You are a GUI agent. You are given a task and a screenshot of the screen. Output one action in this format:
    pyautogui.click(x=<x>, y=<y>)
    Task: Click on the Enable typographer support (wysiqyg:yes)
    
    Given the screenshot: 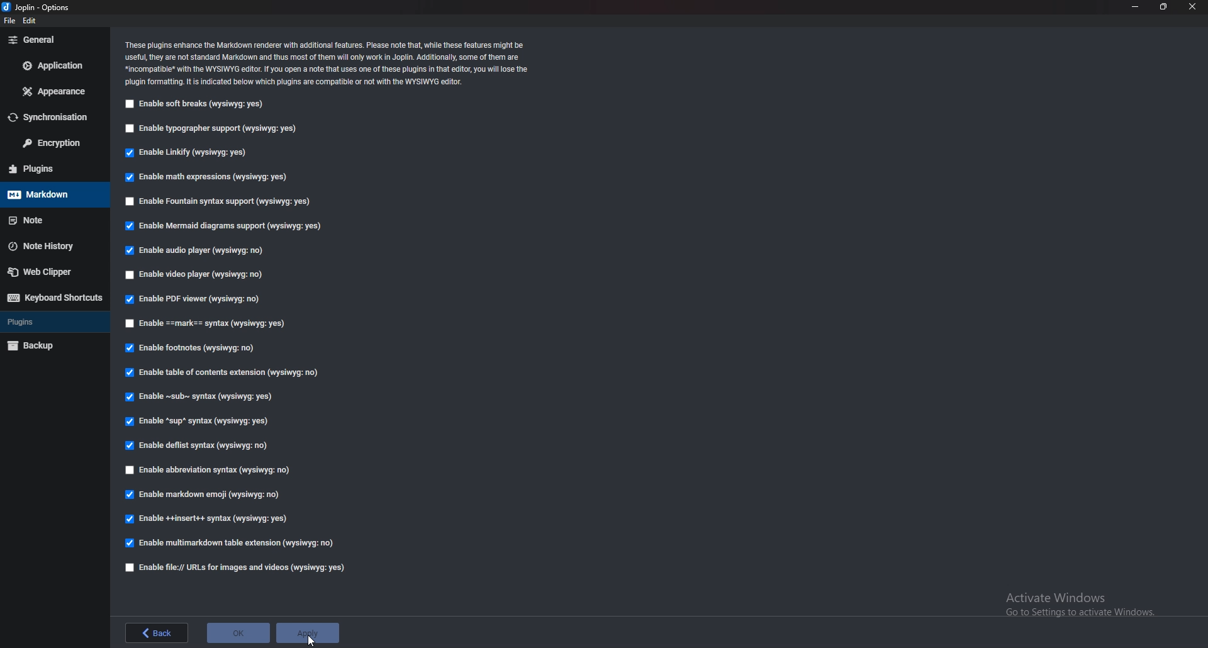 What is the action you would take?
    pyautogui.click(x=213, y=128)
    